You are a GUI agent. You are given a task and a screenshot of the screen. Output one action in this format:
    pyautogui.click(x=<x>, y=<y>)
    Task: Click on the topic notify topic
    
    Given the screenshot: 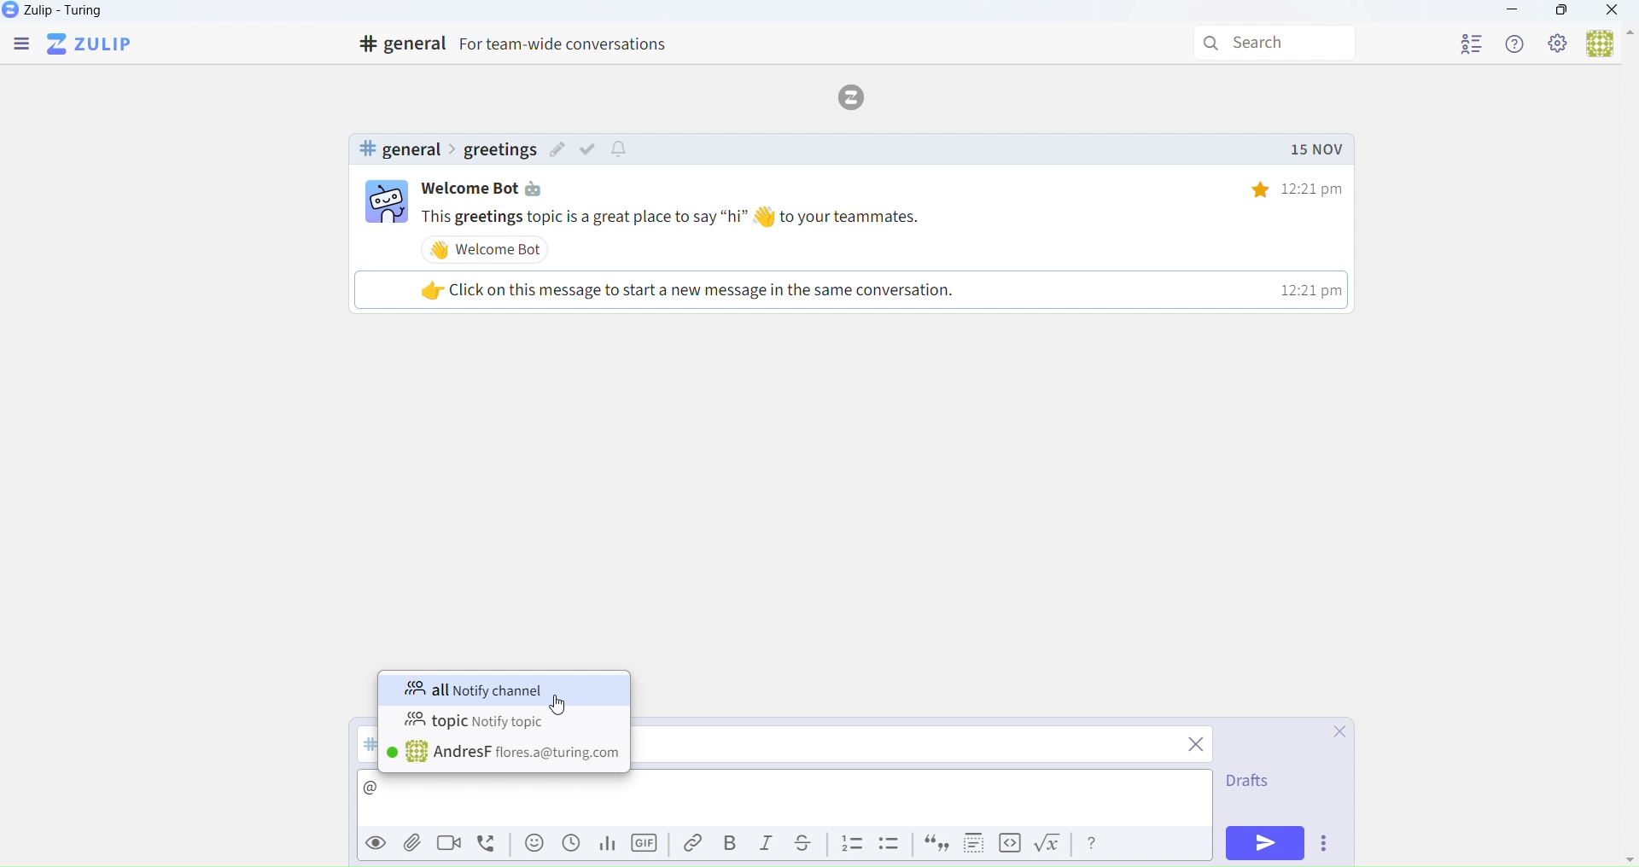 What is the action you would take?
    pyautogui.click(x=477, y=721)
    